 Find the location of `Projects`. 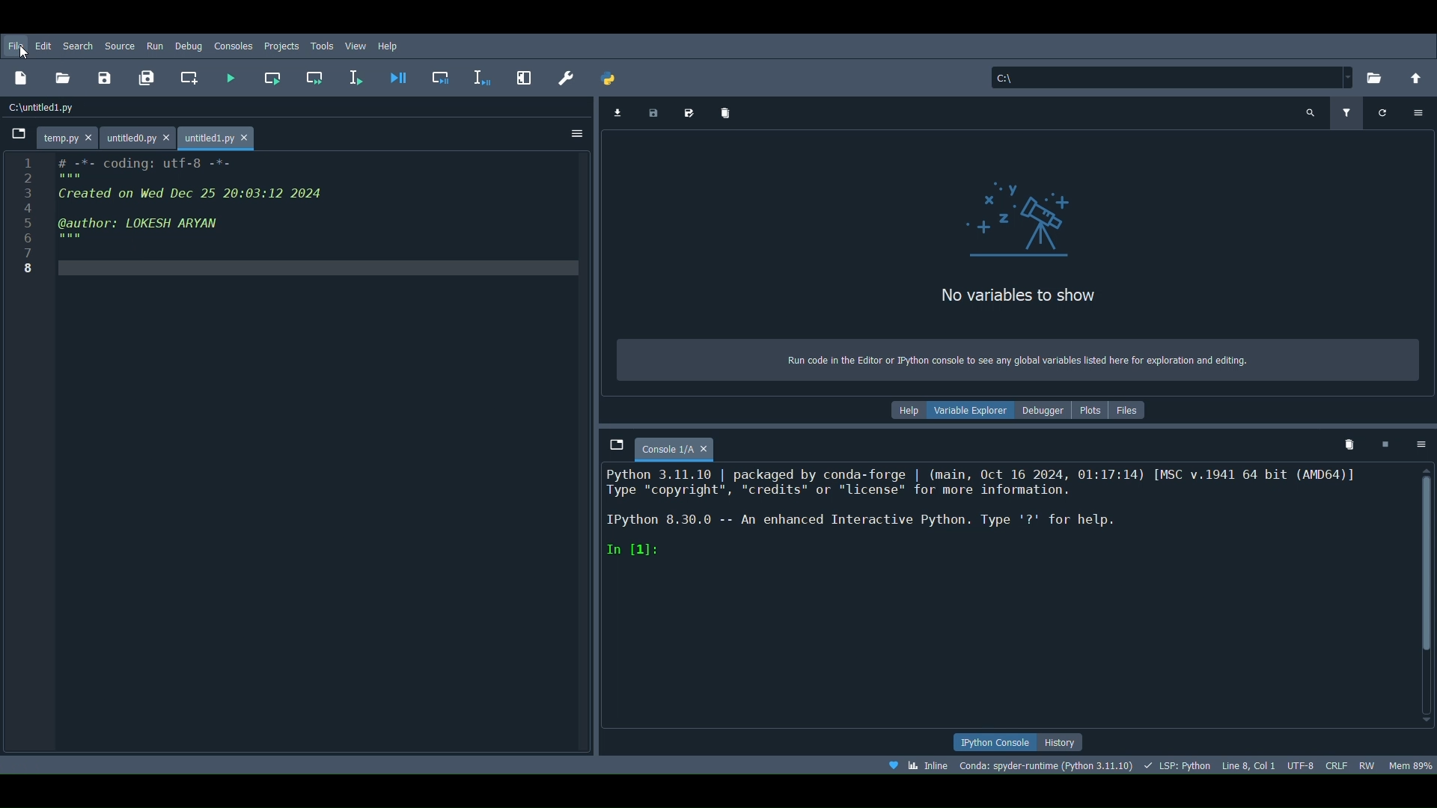

Projects is located at coordinates (282, 46).